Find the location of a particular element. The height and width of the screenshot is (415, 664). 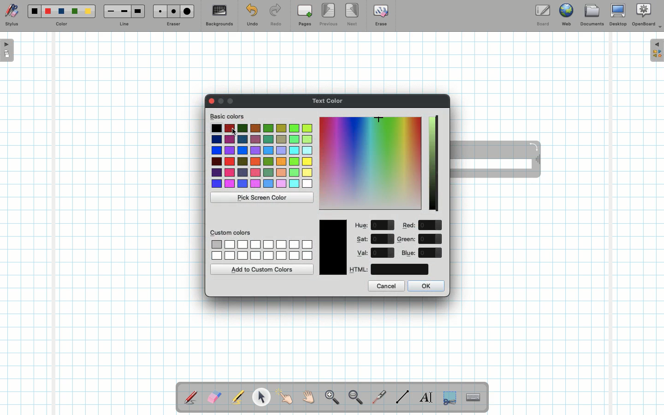

Redo is located at coordinates (276, 17).